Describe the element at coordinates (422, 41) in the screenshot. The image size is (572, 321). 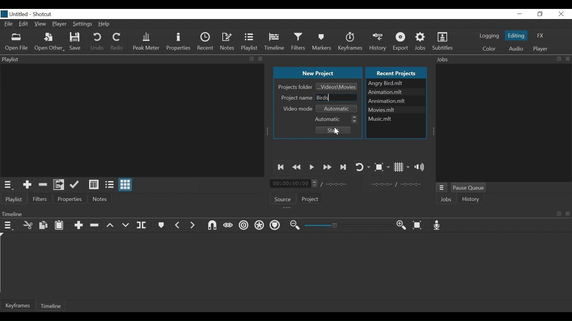
I see `Jobs` at that location.